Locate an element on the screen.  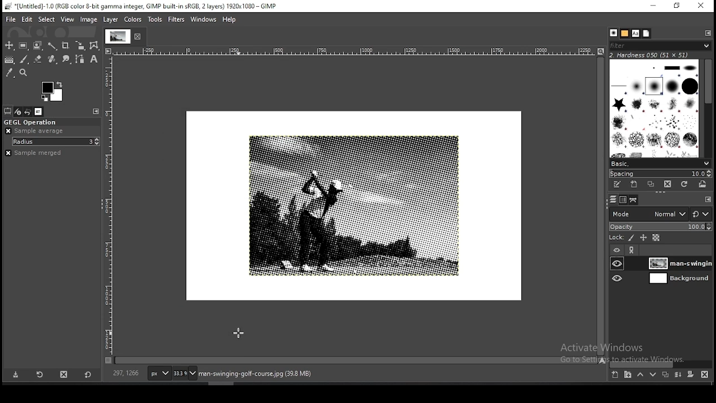
blend mode is located at coordinates (647, 214).